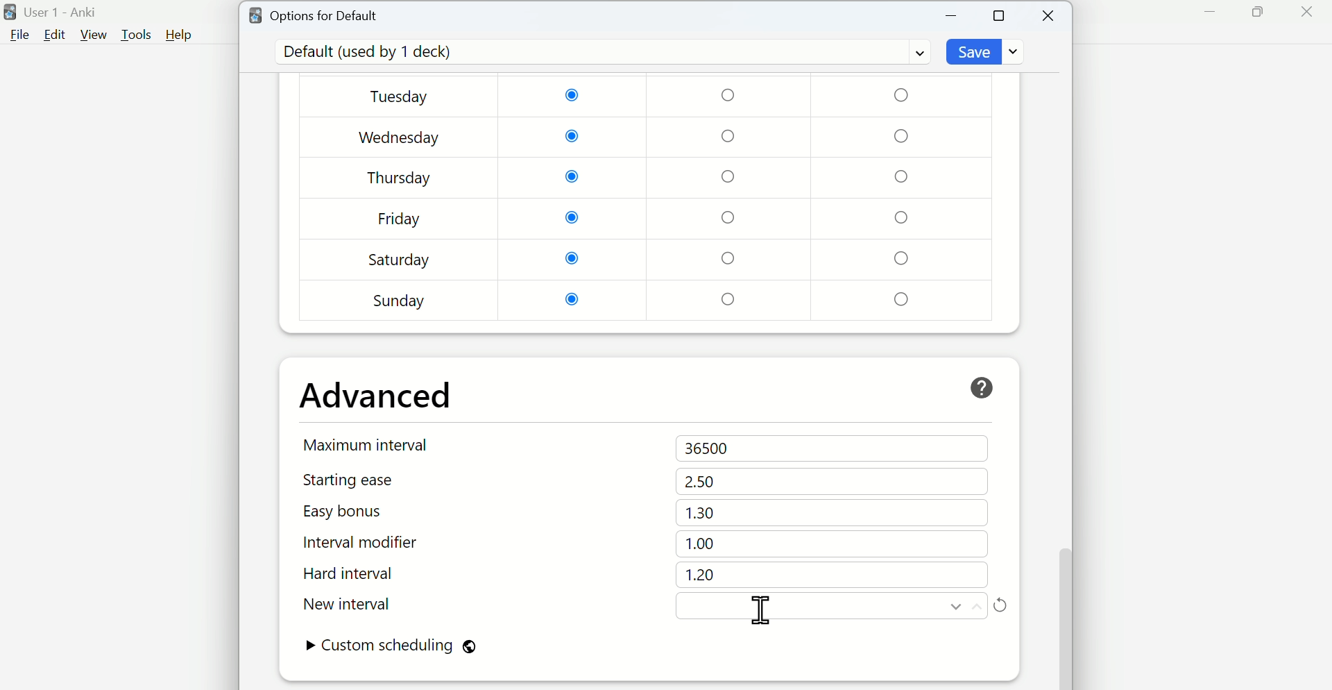  What do you see at coordinates (1000, 604) in the screenshot?
I see `Refresh` at bounding box center [1000, 604].